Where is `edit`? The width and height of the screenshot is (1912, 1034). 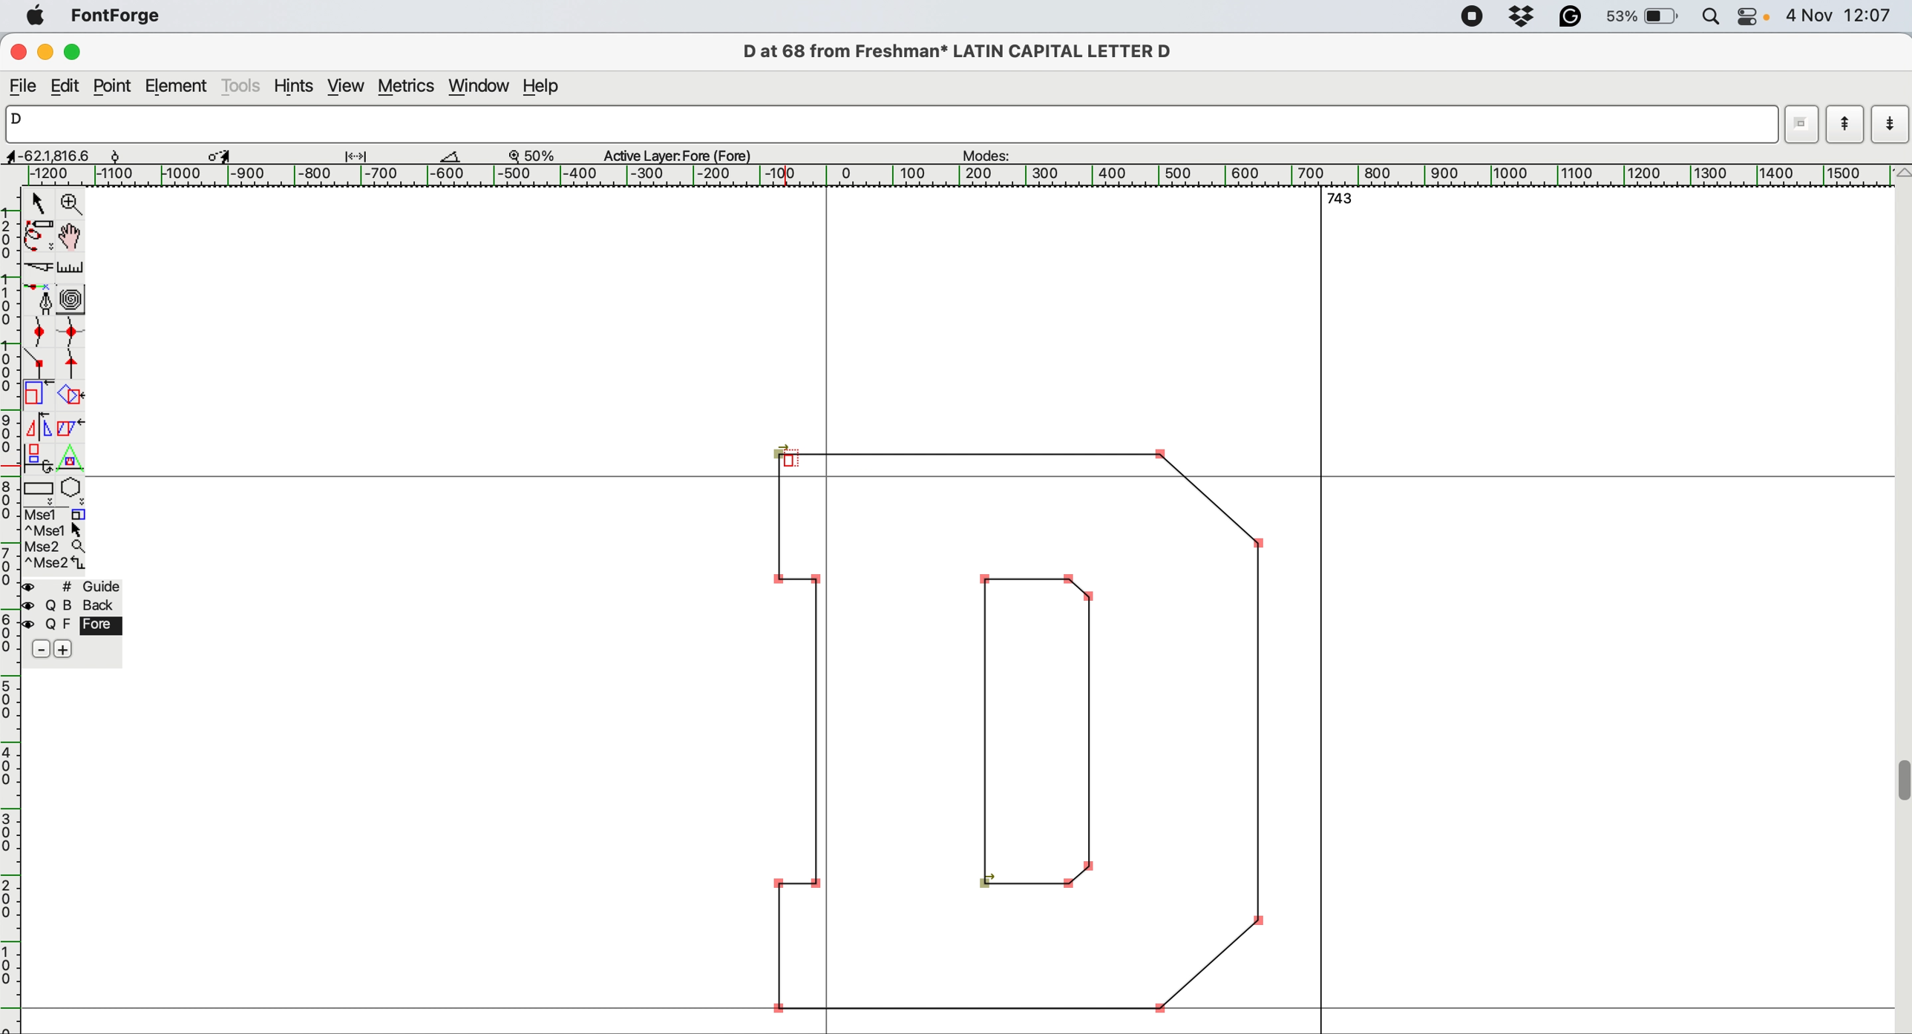 edit is located at coordinates (70, 86).